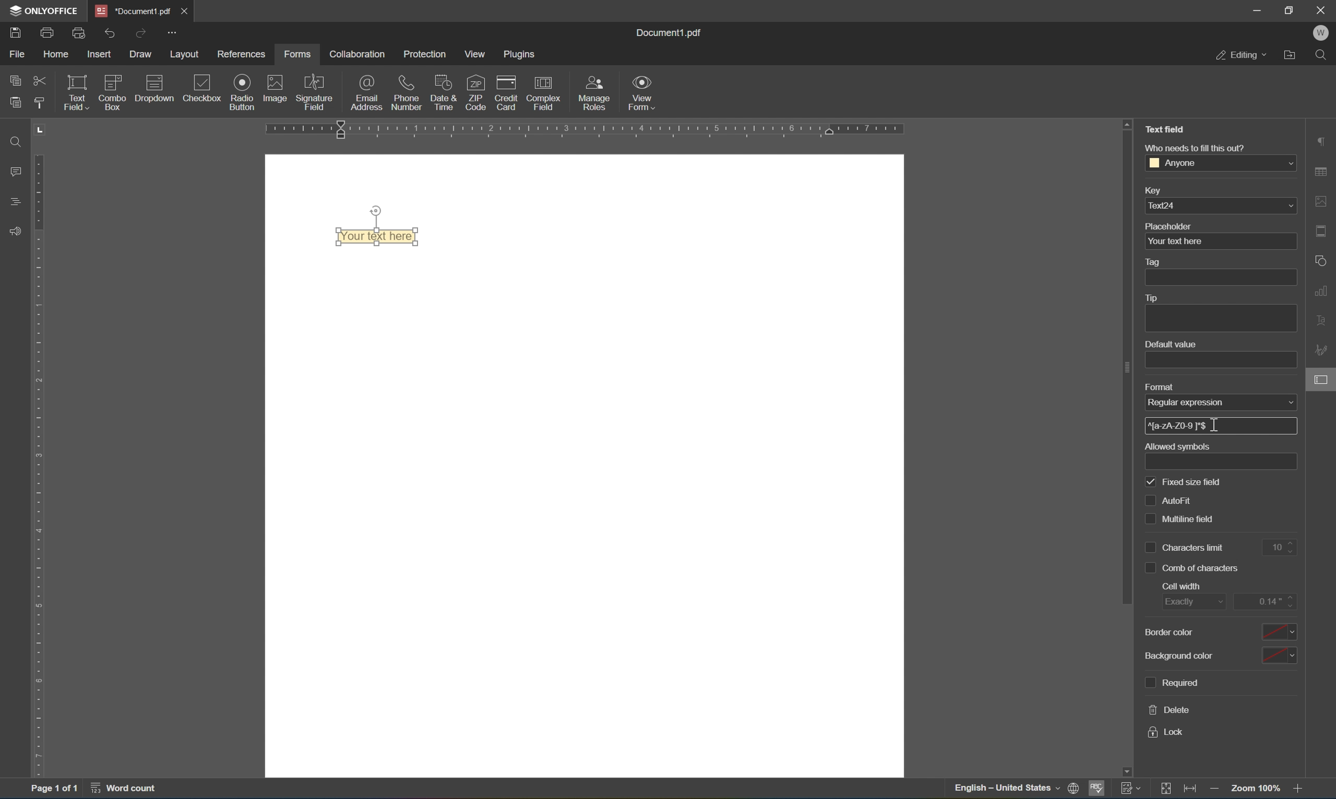  I want to click on paragraph settings, so click(1322, 140).